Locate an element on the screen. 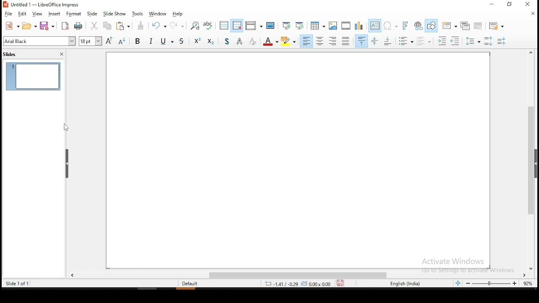 Image resolution: width=539 pixels, height=303 pixels. center vertically is located at coordinates (375, 40).